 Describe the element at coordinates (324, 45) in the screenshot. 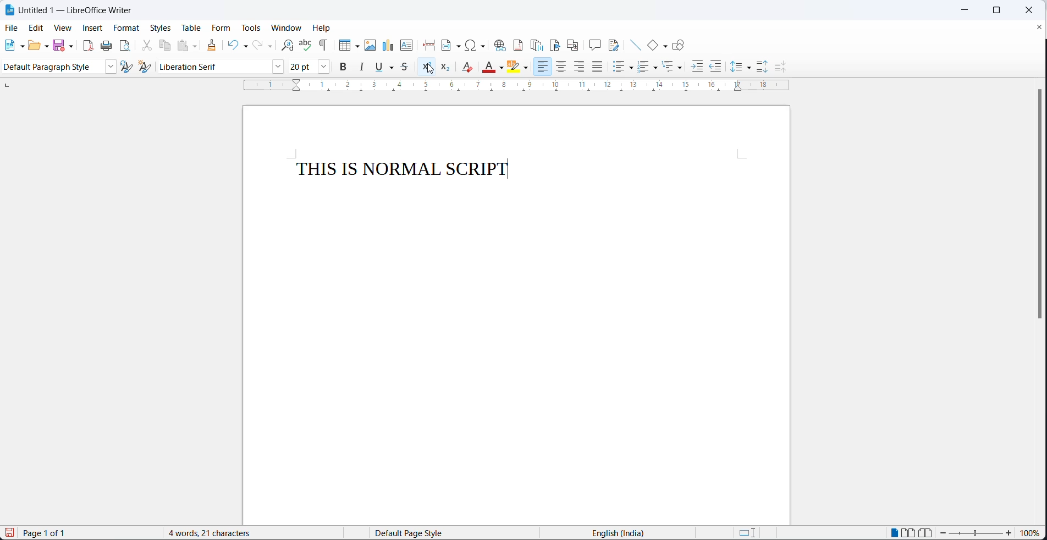

I see `toggle formatting marks` at that location.